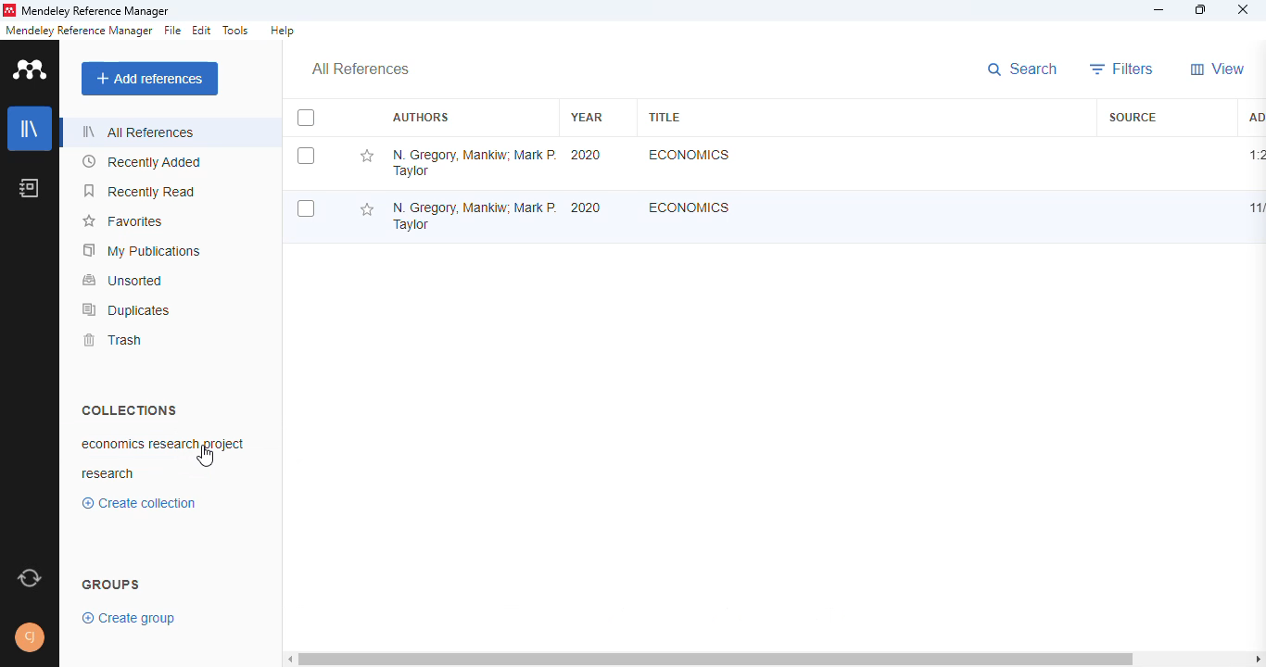 This screenshot has height=667, width=1266. What do you see at coordinates (111, 340) in the screenshot?
I see `trash` at bounding box center [111, 340].